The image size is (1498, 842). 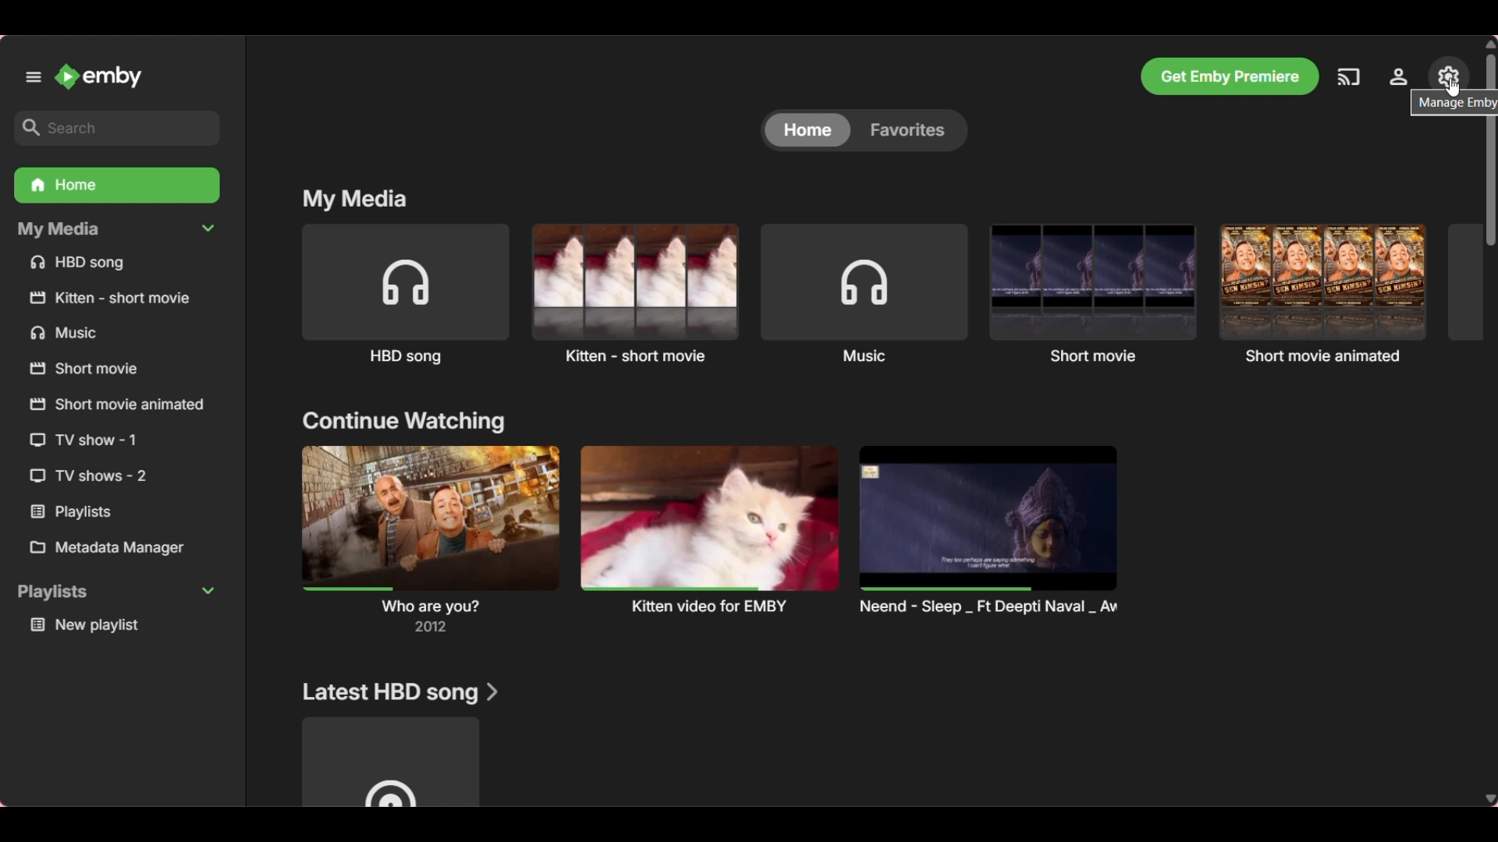 I want to click on Latest watch, so click(x=431, y=540).